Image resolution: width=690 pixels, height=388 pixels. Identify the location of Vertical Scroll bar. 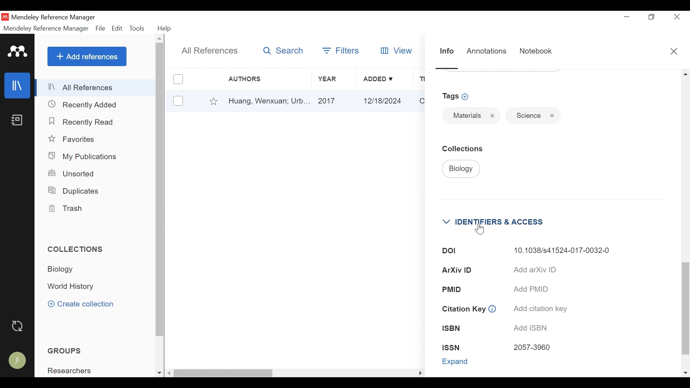
(685, 308).